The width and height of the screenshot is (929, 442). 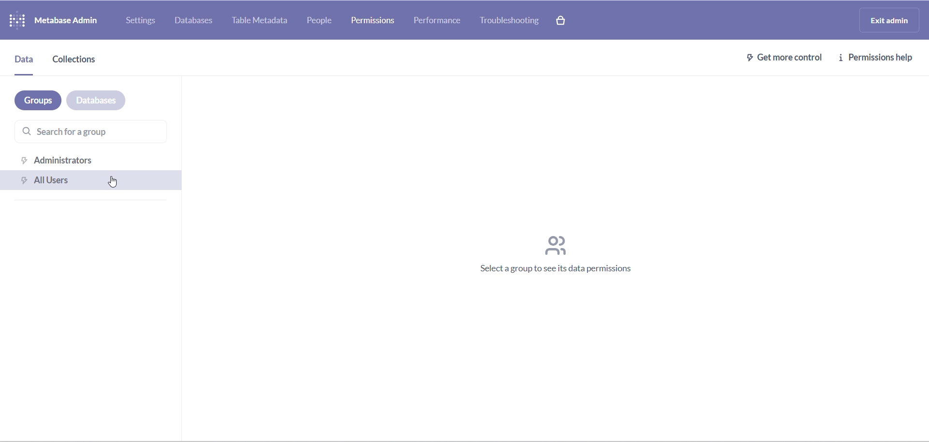 What do you see at coordinates (34, 102) in the screenshot?
I see `groups` at bounding box center [34, 102].